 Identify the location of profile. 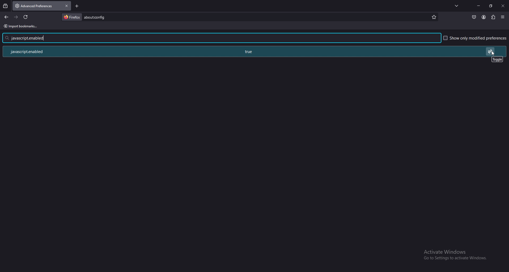
(484, 17).